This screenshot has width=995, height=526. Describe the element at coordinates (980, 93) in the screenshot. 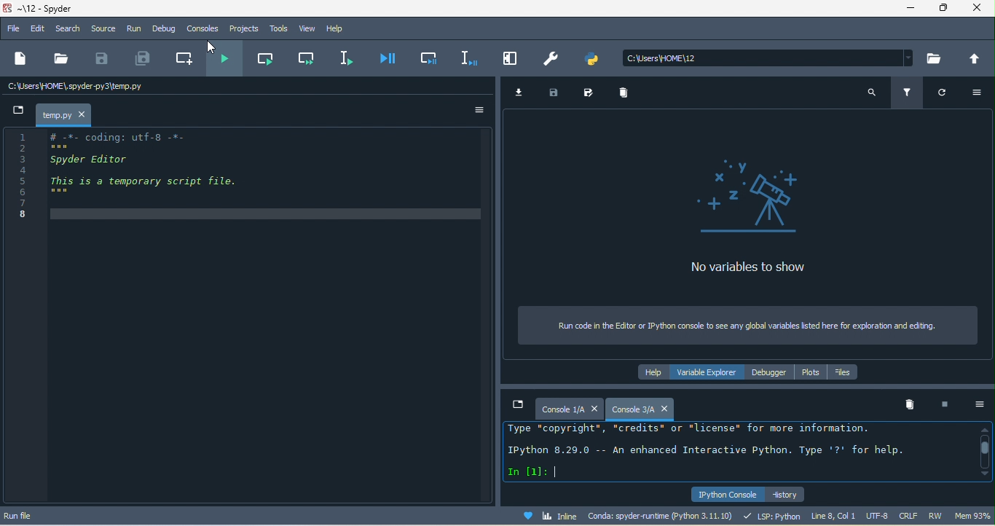

I see `option` at that location.